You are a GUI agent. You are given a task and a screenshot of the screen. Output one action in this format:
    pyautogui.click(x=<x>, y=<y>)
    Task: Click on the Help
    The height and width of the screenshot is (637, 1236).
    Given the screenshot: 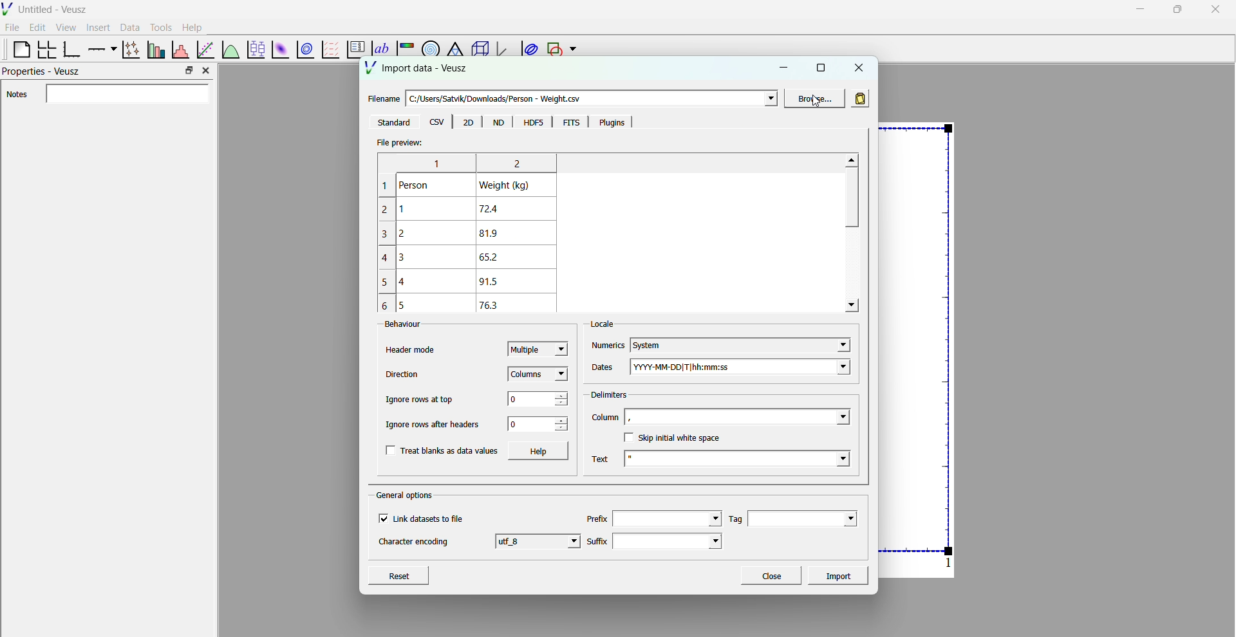 What is the action you would take?
    pyautogui.click(x=540, y=451)
    